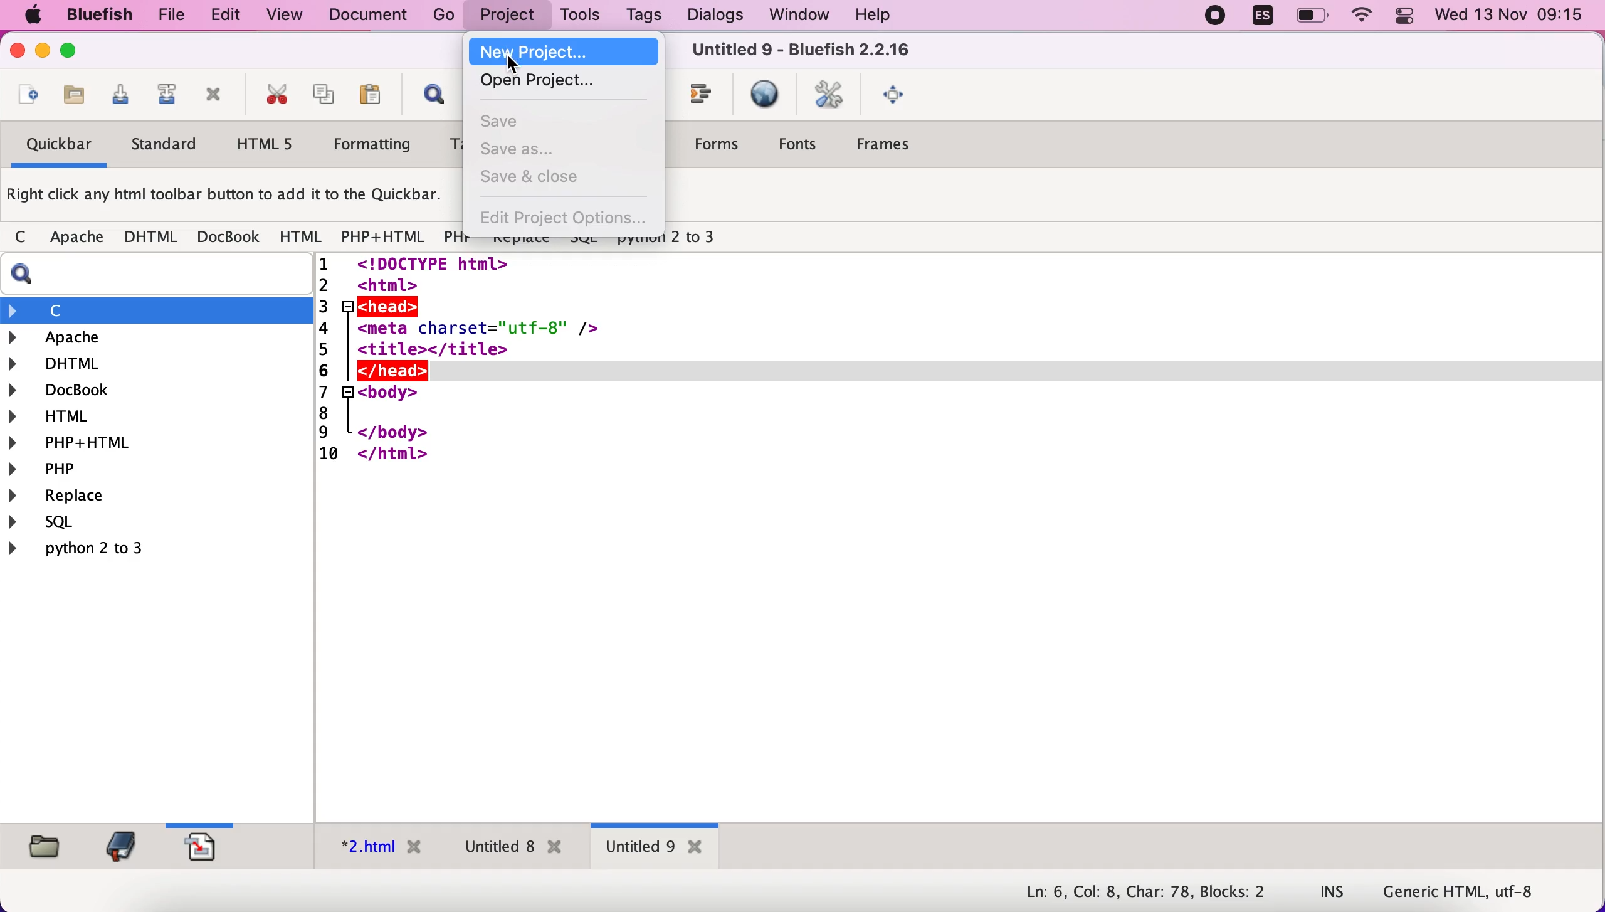  I want to click on docbook, so click(229, 239).